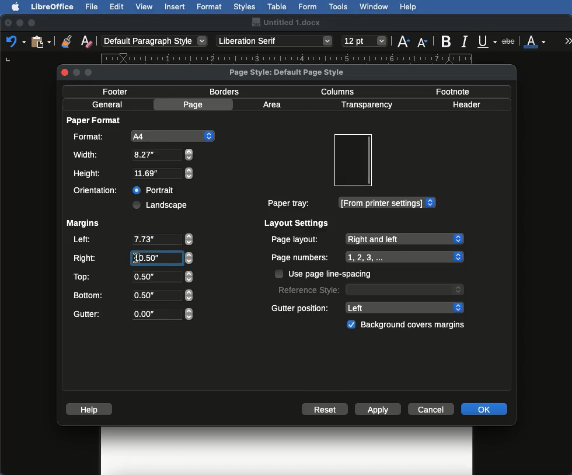 The image size is (572, 475). I want to click on Page layout, so click(367, 239).